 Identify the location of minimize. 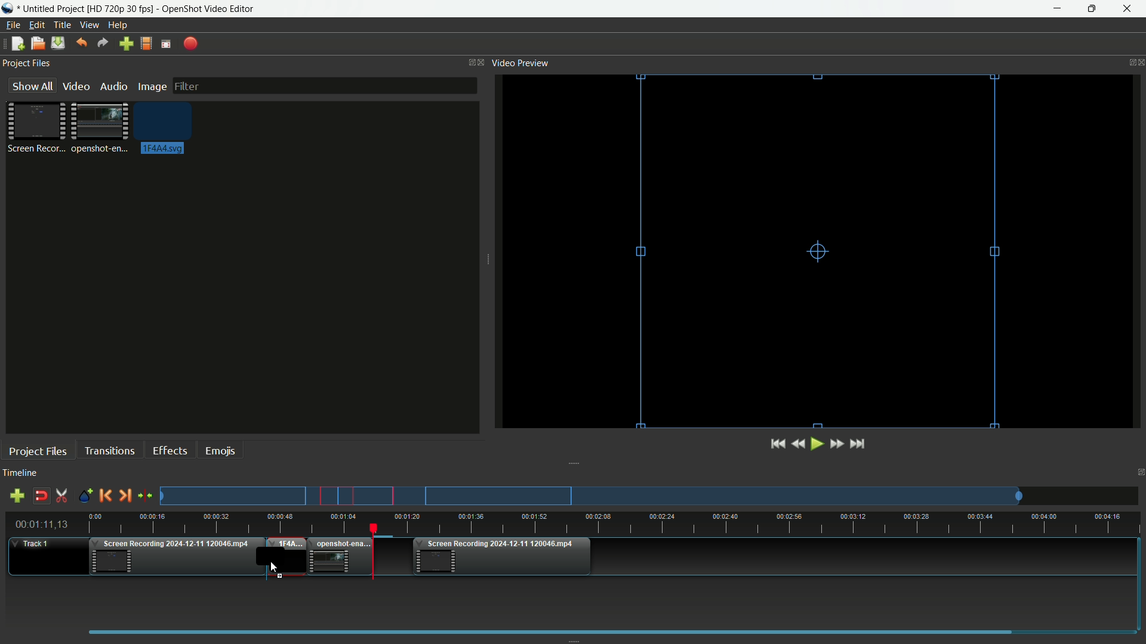
(1061, 9).